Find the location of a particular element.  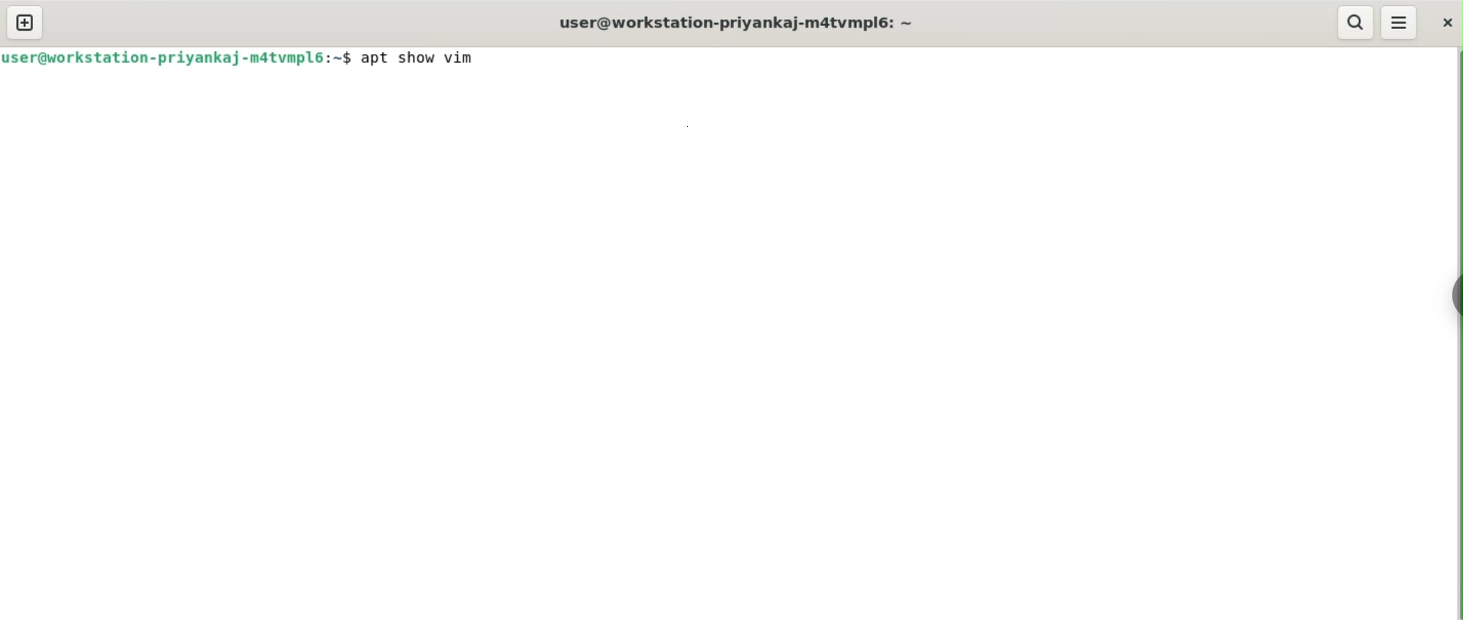

search is located at coordinates (1356, 22).